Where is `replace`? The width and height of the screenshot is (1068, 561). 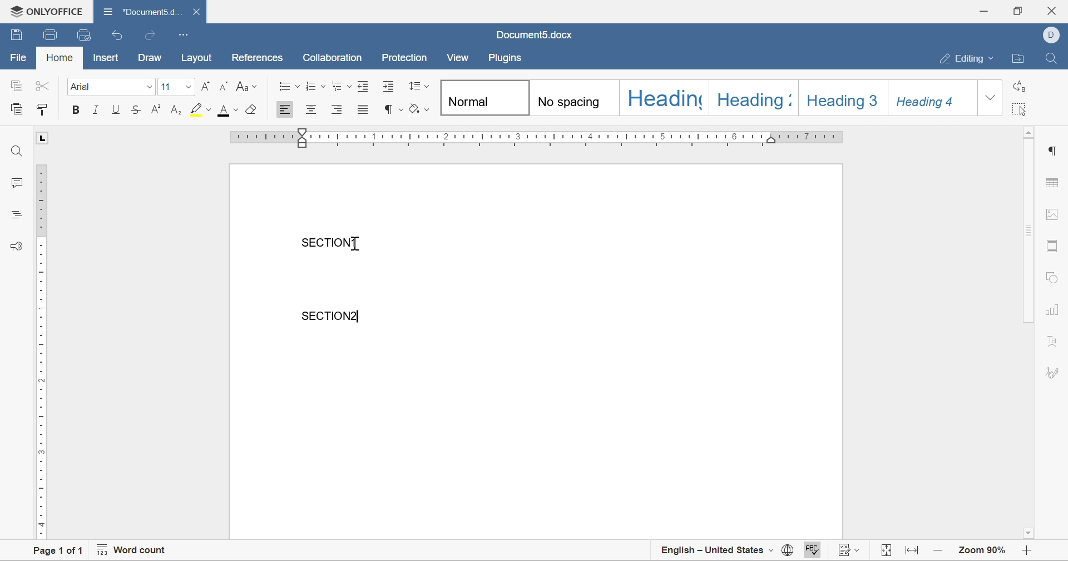 replace is located at coordinates (1017, 89).